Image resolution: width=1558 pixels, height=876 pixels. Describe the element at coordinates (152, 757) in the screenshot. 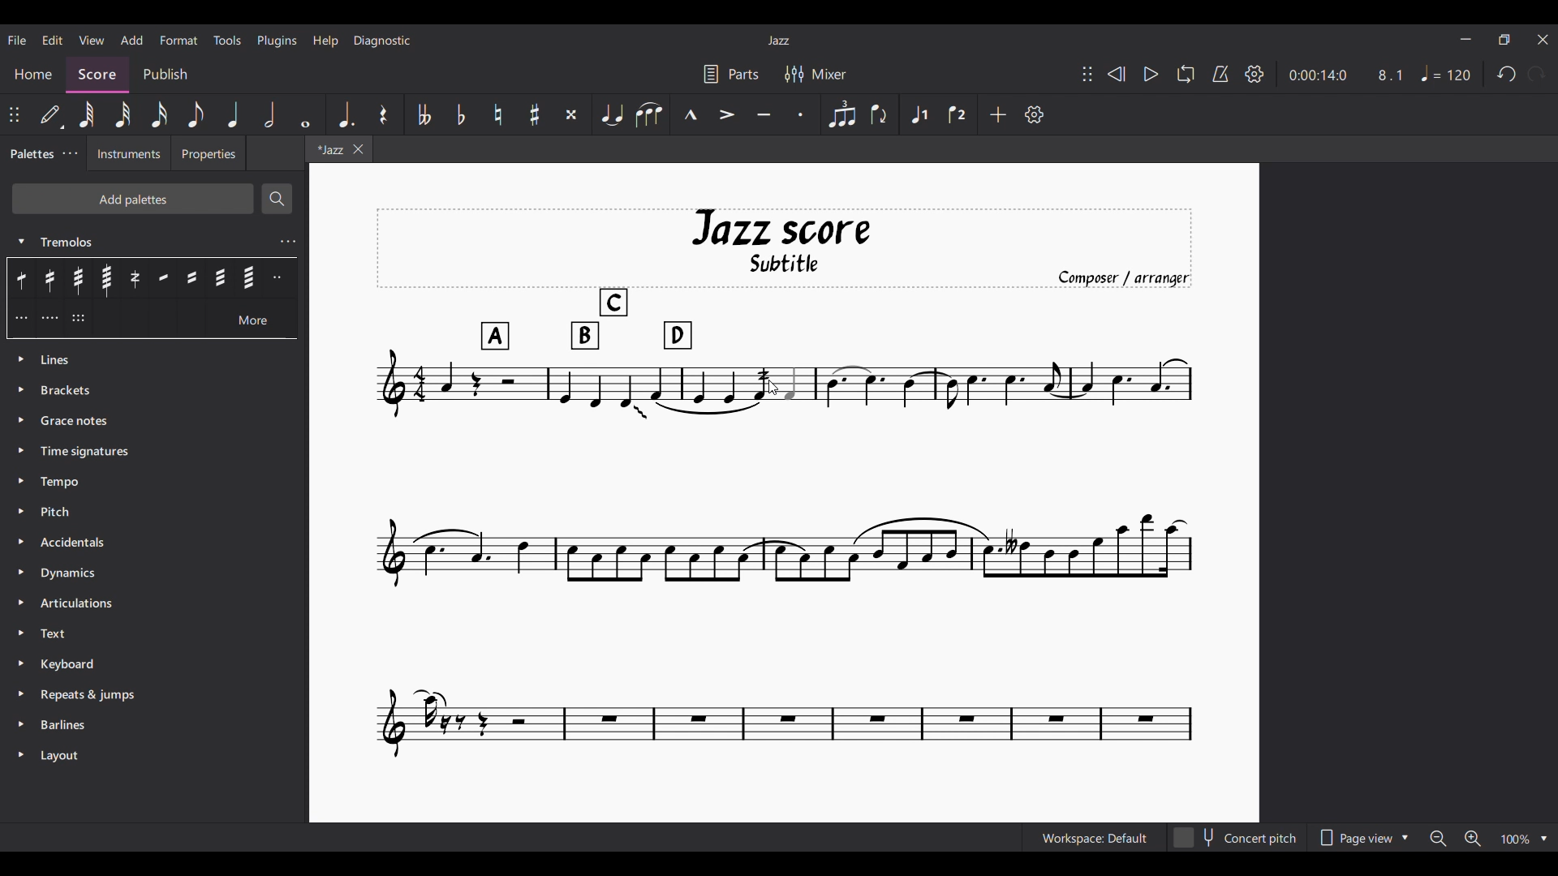

I see `Layout` at that location.